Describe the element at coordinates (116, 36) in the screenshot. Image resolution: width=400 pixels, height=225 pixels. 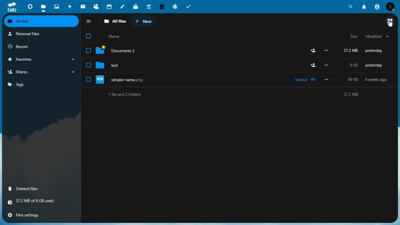
I see `John Smith` at that location.